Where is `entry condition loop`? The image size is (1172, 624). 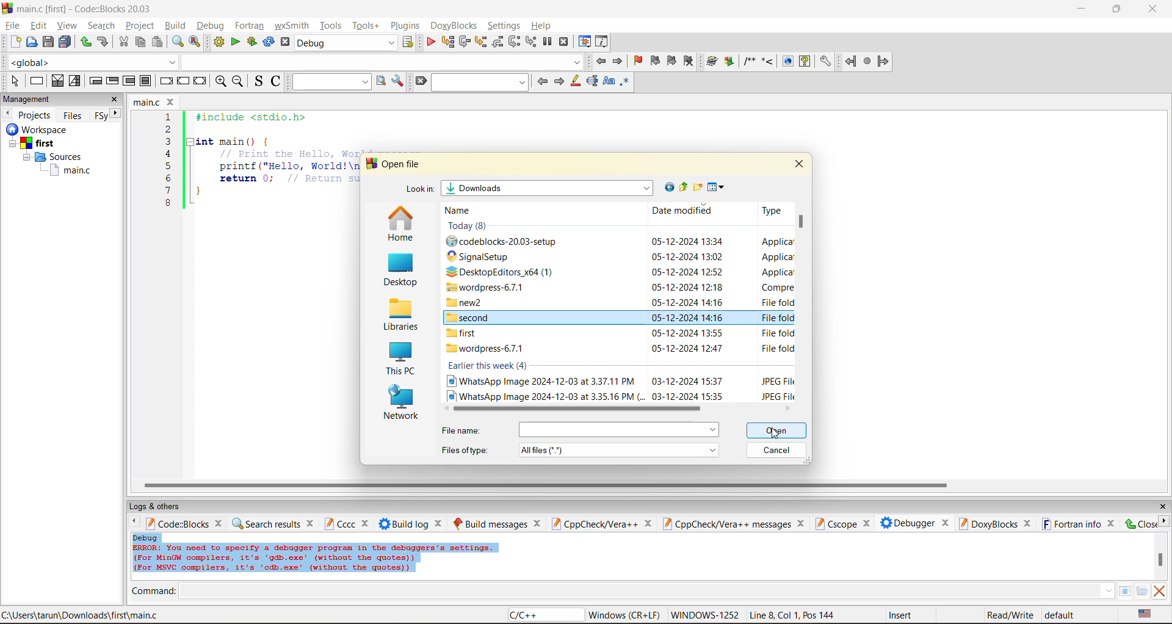 entry condition loop is located at coordinates (95, 81).